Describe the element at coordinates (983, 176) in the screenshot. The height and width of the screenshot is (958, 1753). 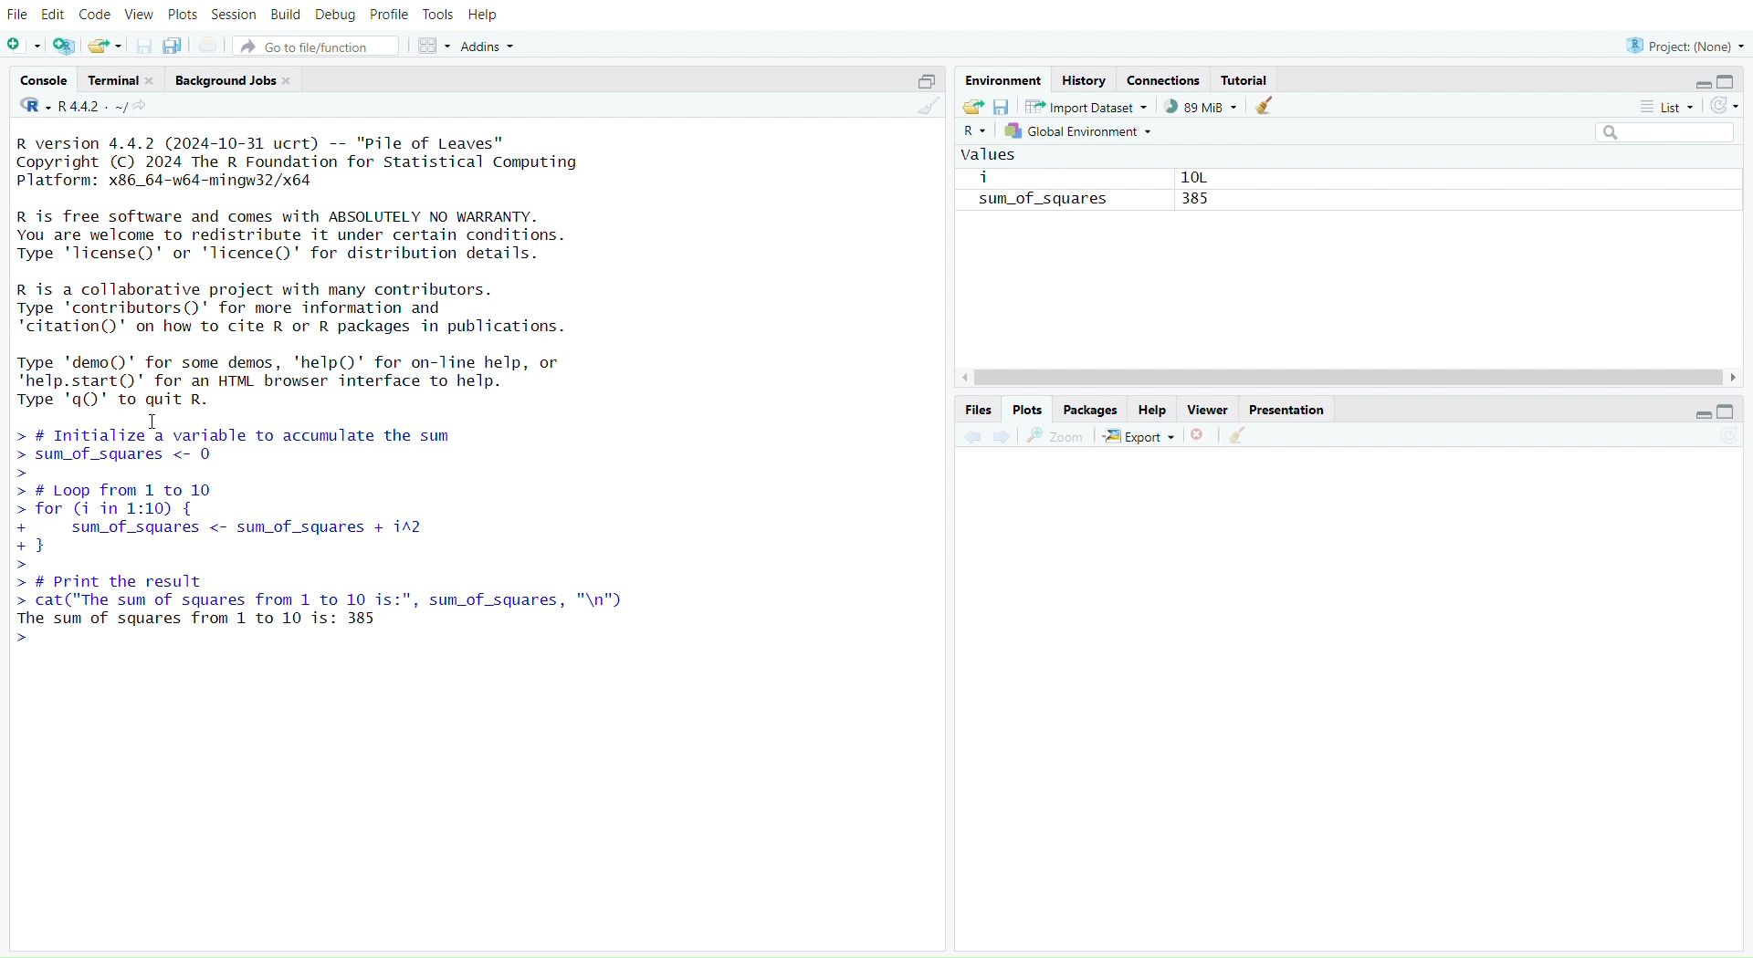
I see `i` at that location.